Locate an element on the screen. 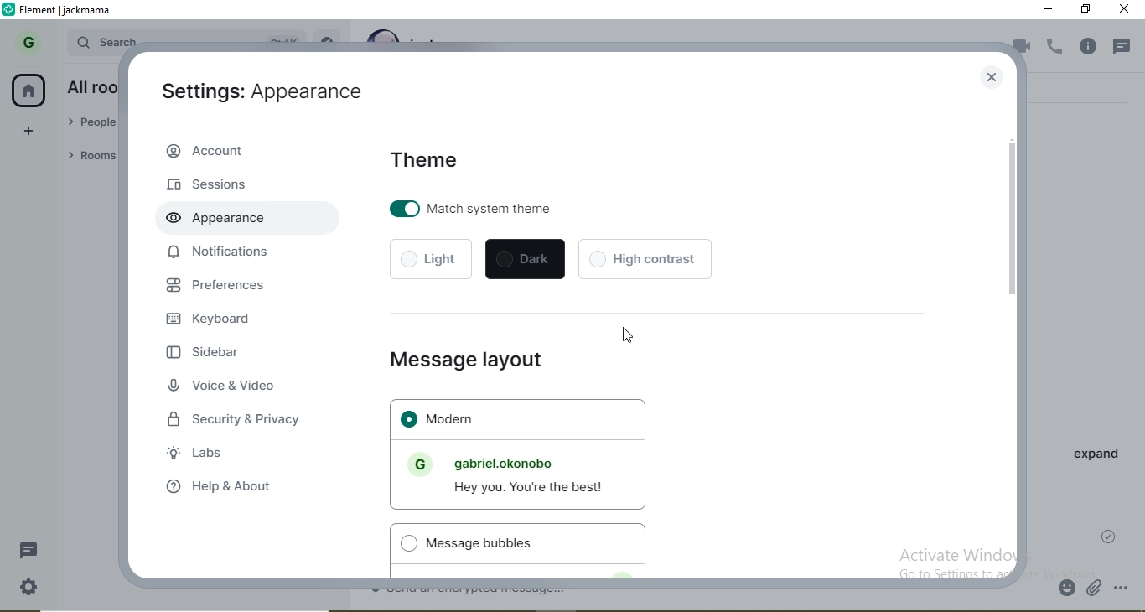 The height and width of the screenshot is (612, 1145). restore is located at coordinates (1087, 9).